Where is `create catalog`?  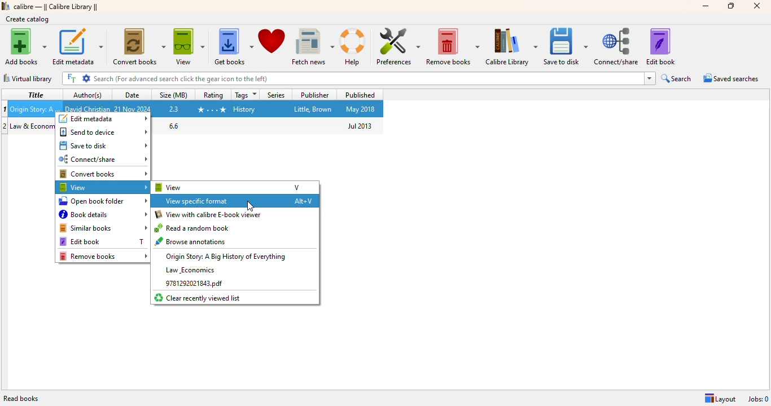 create catalog is located at coordinates (28, 19).